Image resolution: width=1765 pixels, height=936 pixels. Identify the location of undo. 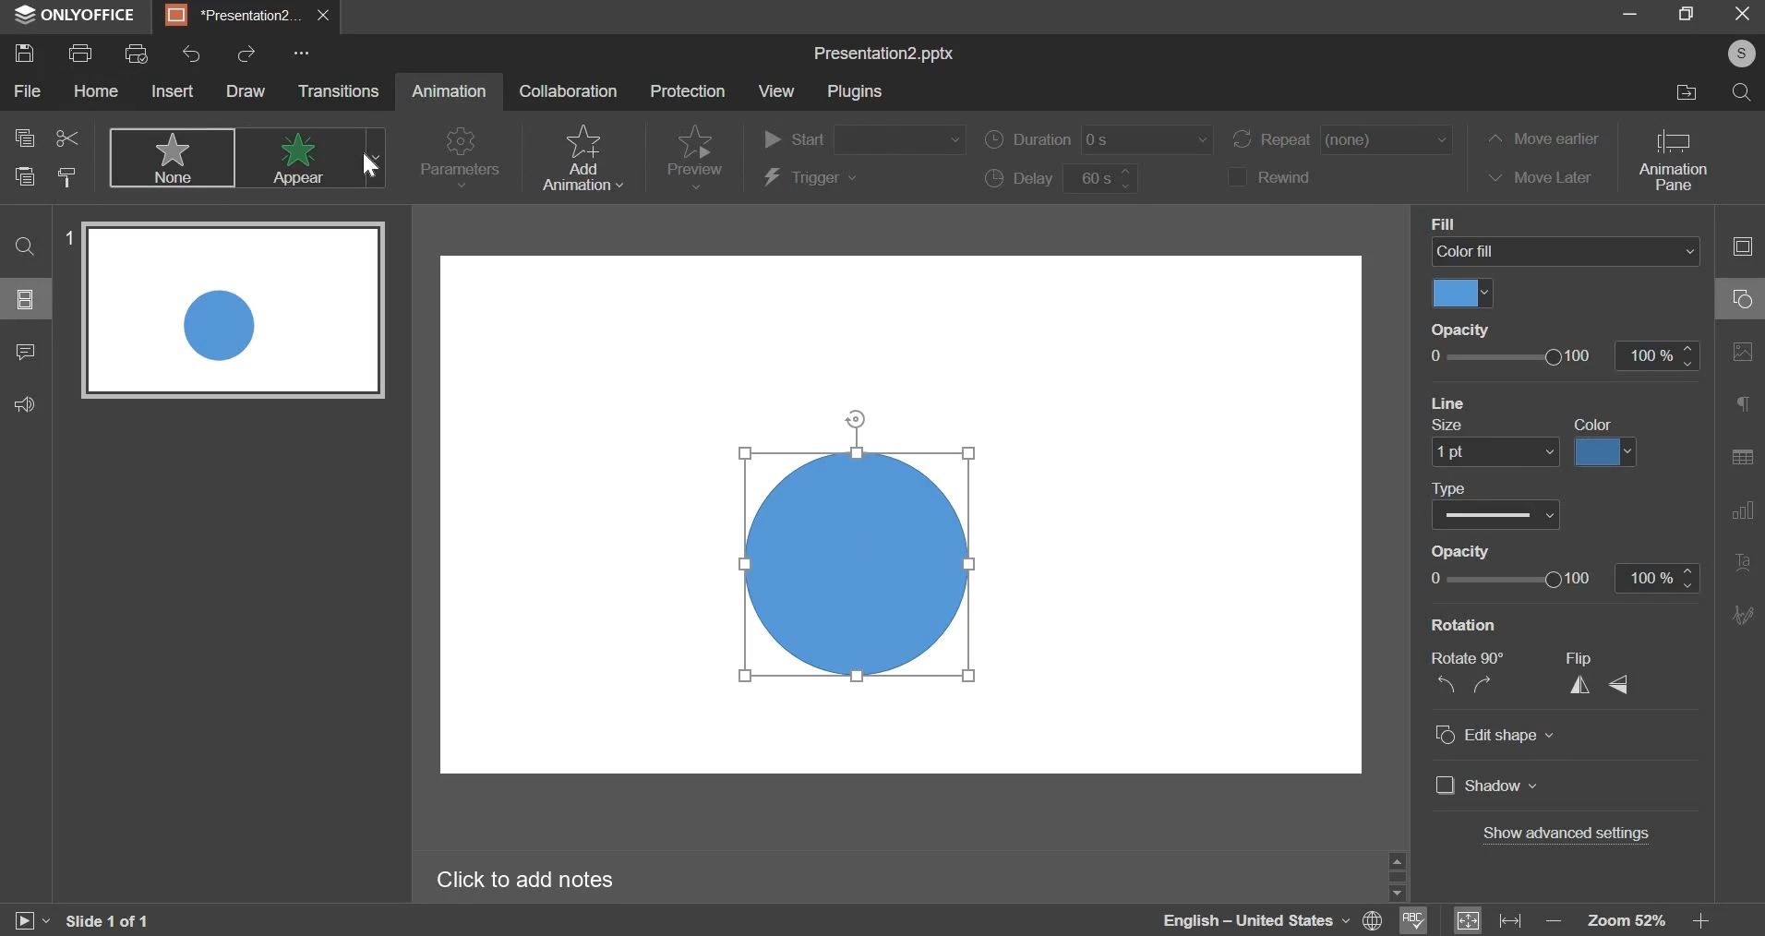
(193, 54).